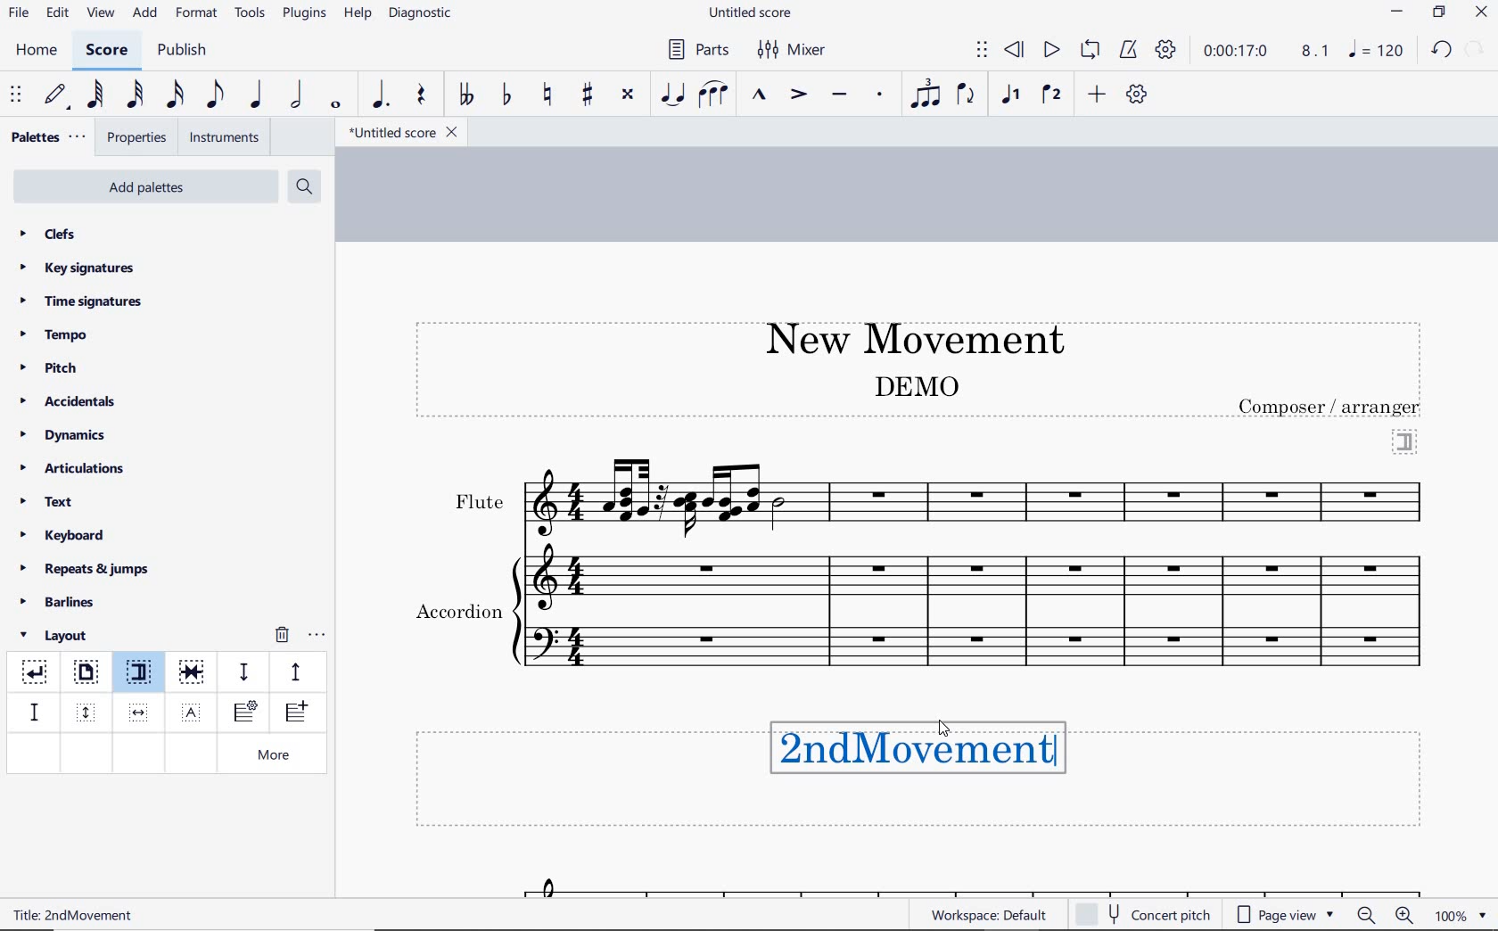 This screenshot has width=1498, height=931. What do you see at coordinates (139, 713) in the screenshot?
I see `insert horizontal` at bounding box center [139, 713].